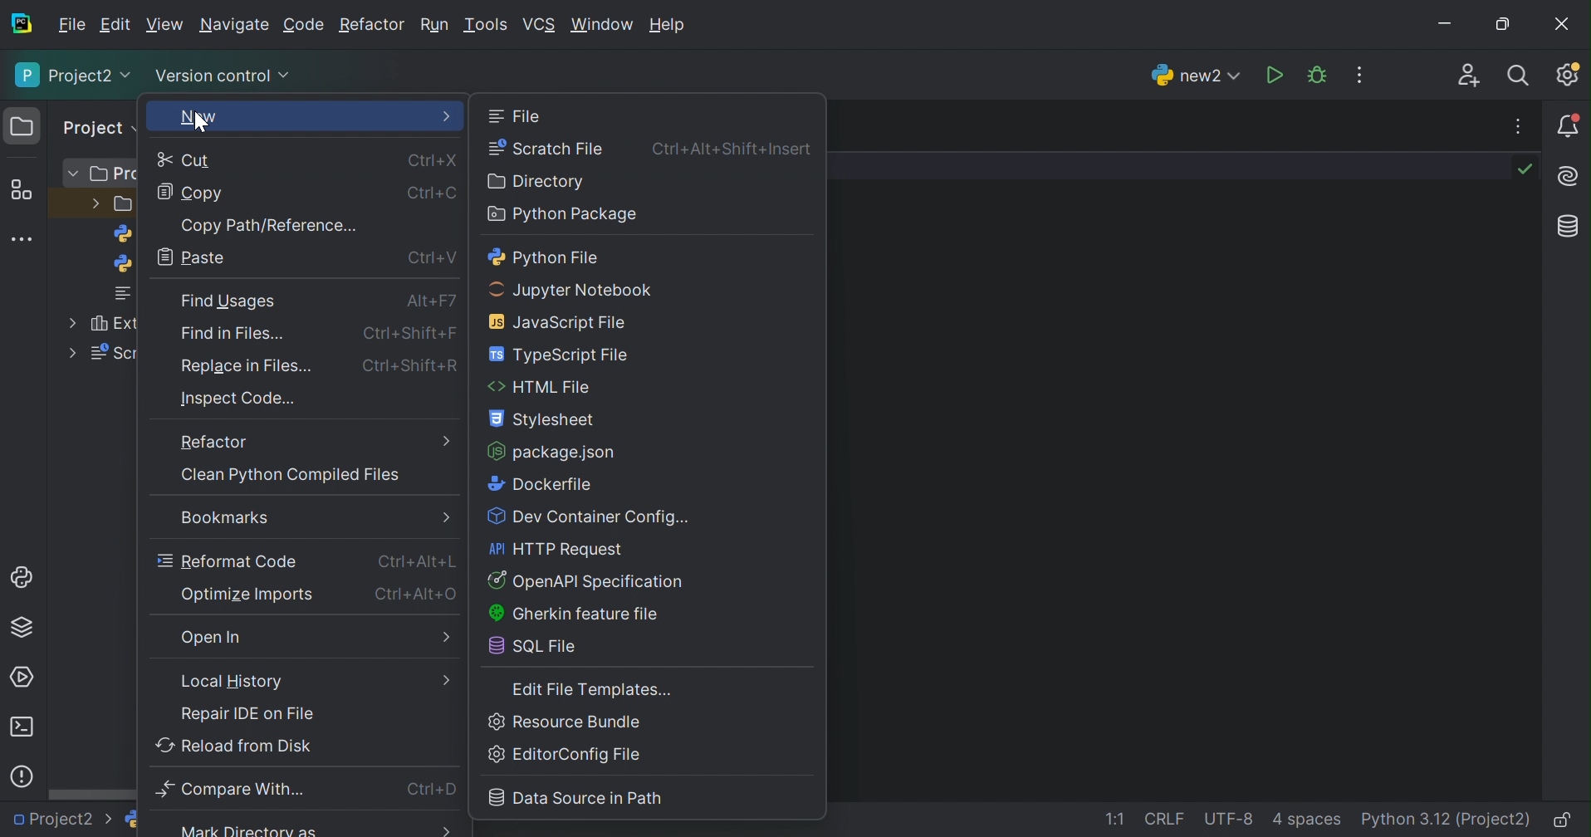  I want to click on Project, so click(95, 127).